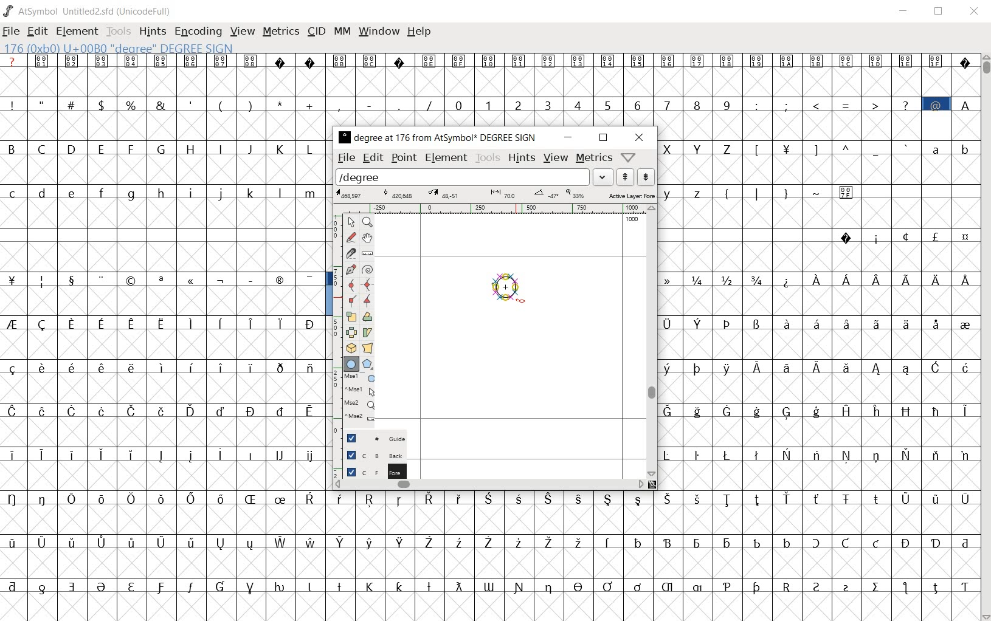 Image resolution: width=991 pixels, height=621 pixels. Describe the element at coordinates (164, 281) in the screenshot. I see `special characters` at that location.